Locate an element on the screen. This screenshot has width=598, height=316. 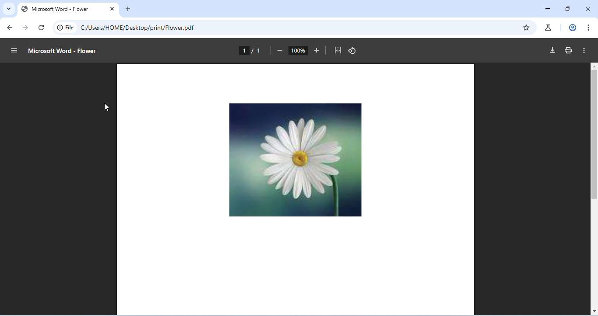
chrome labs is located at coordinates (549, 29).